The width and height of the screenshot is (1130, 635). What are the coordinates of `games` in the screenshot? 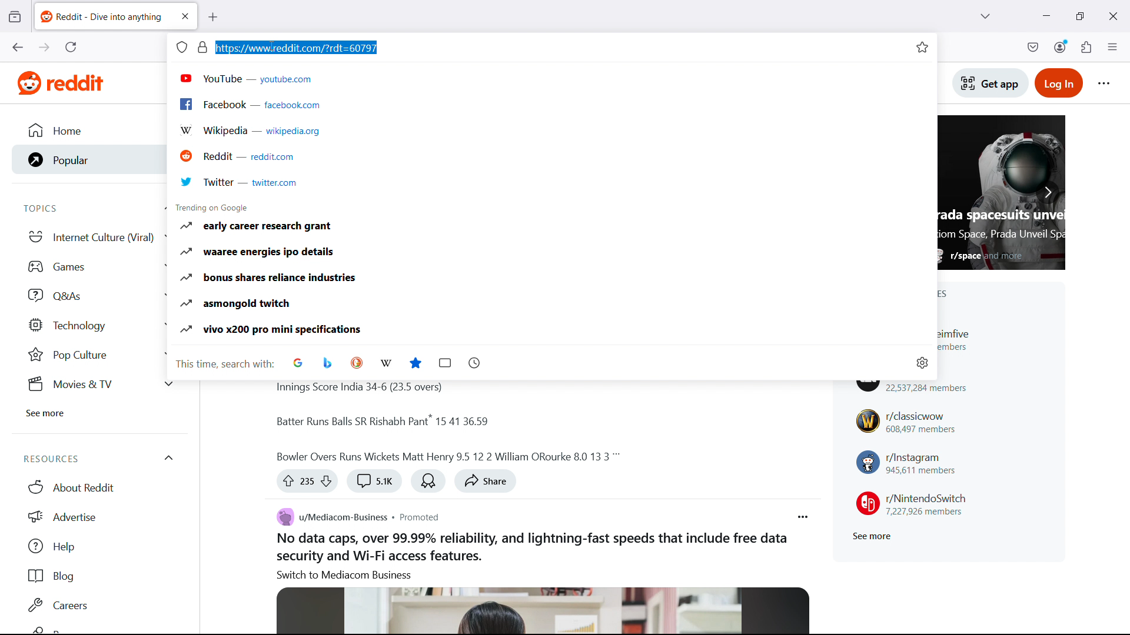 It's located at (88, 265).